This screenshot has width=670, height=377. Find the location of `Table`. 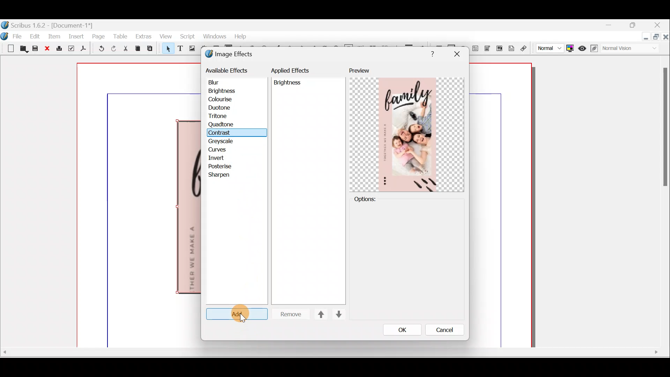

Table is located at coordinates (121, 36).